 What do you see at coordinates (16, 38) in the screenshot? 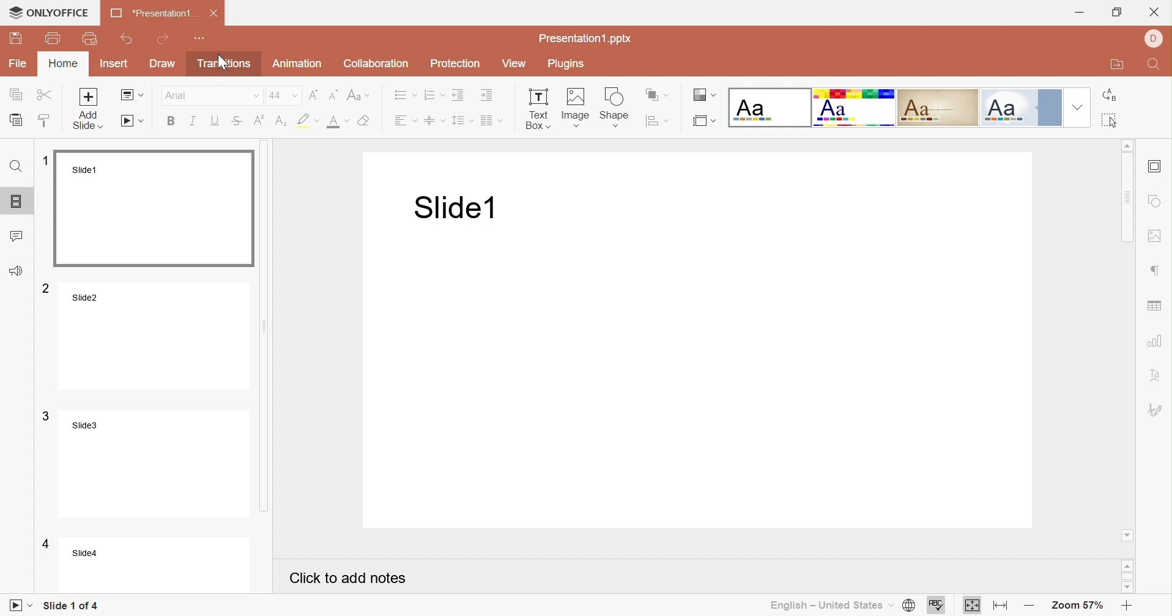
I see `Save` at bounding box center [16, 38].